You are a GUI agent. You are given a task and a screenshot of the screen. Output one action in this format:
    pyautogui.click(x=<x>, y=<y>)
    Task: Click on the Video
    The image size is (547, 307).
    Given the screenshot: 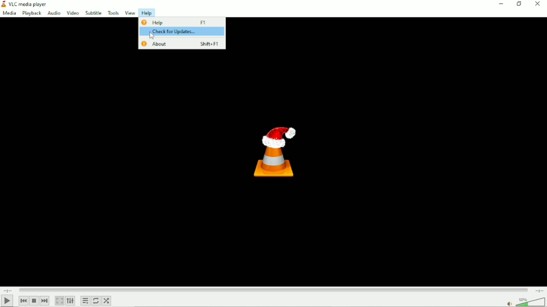 What is the action you would take?
    pyautogui.click(x=74, y=12)
    